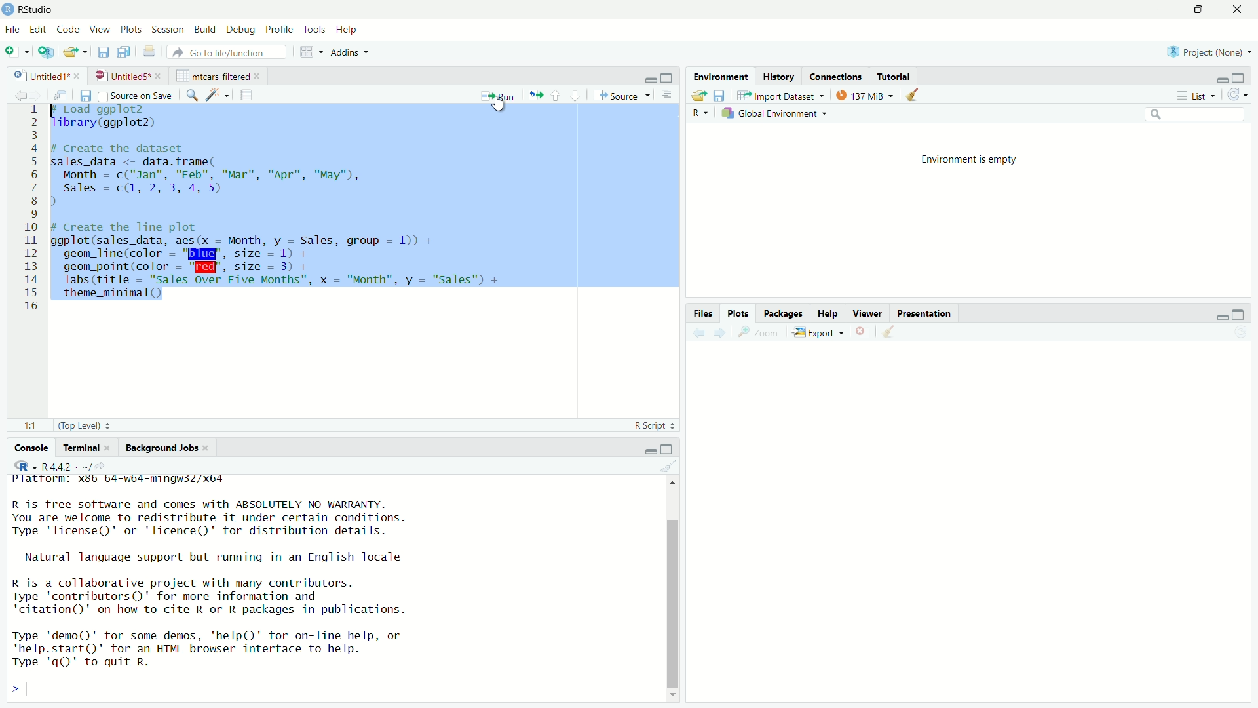  Describe the element at coordinates (66, 467) in the screenshot. I see `R 4.4.2 .~/` at that location.